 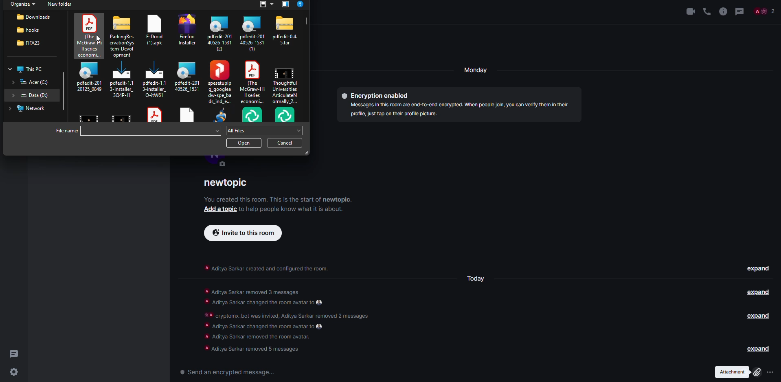 I want to click on file, so click(x=222, y=81).